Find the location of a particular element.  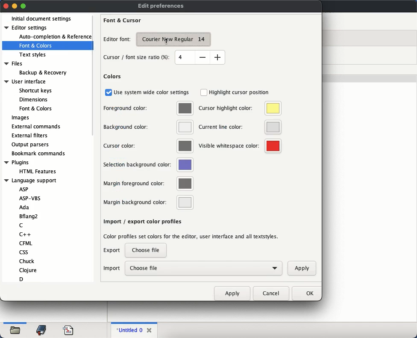

choose file is located at coordinates (146, 250).